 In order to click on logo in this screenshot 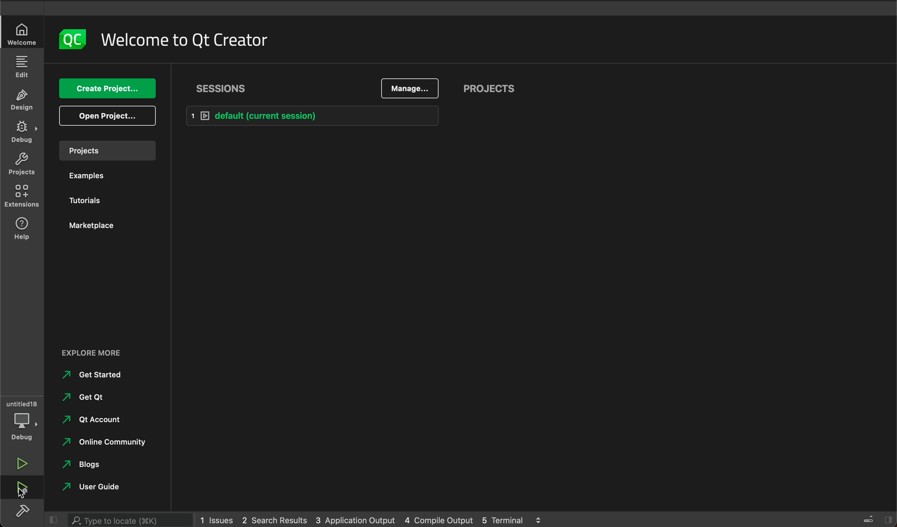, I will do `click(73, 40)`.